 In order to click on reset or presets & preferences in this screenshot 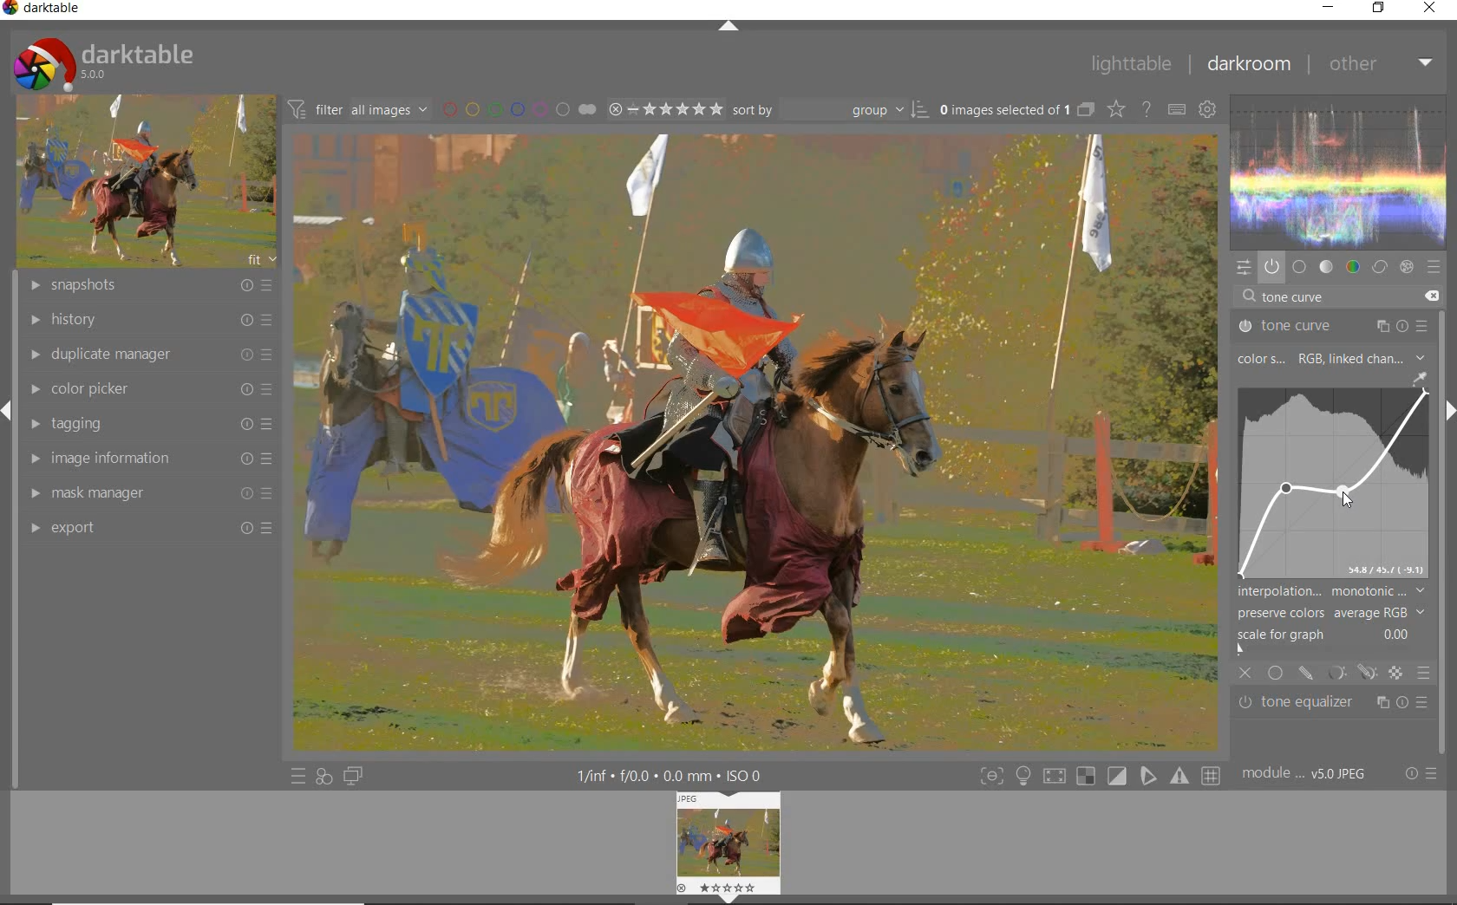, I will do `click(1421, 775)`.